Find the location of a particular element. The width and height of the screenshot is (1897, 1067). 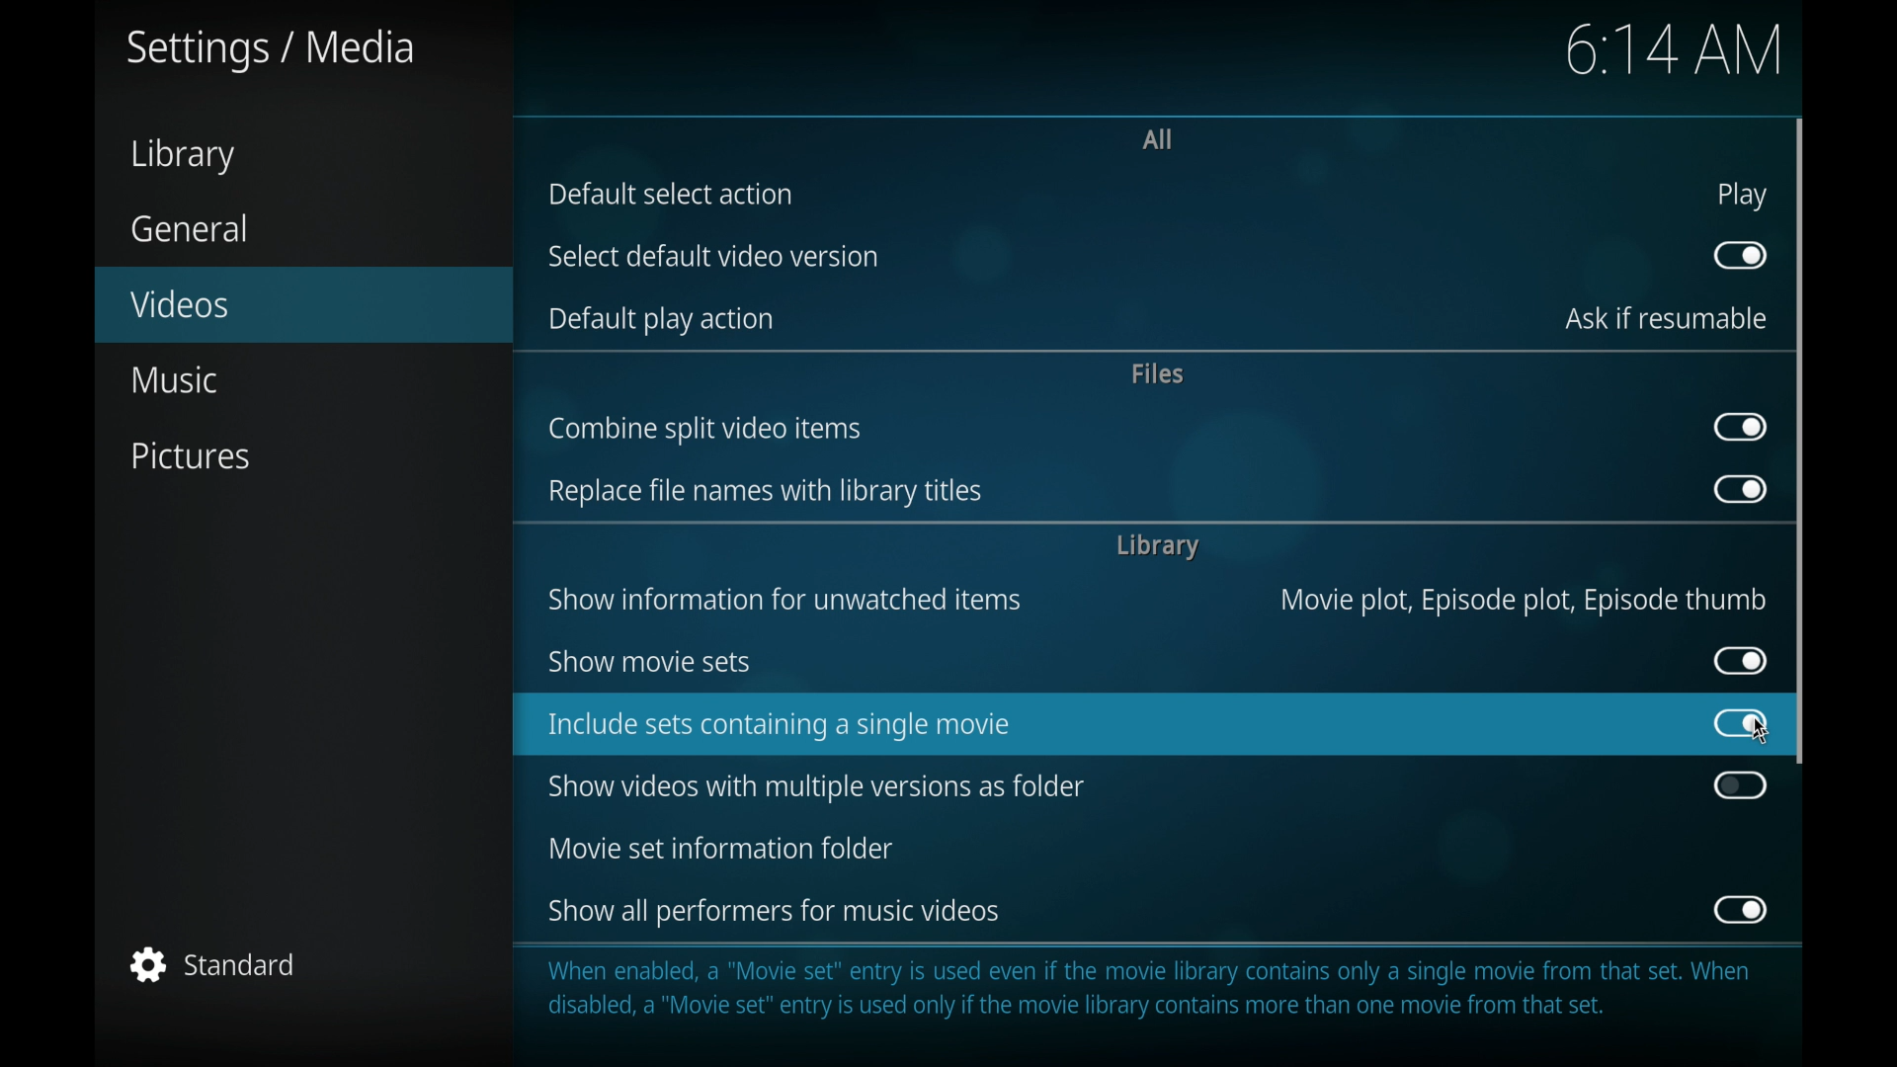

toggle button is located at coordinates (1739, 427).